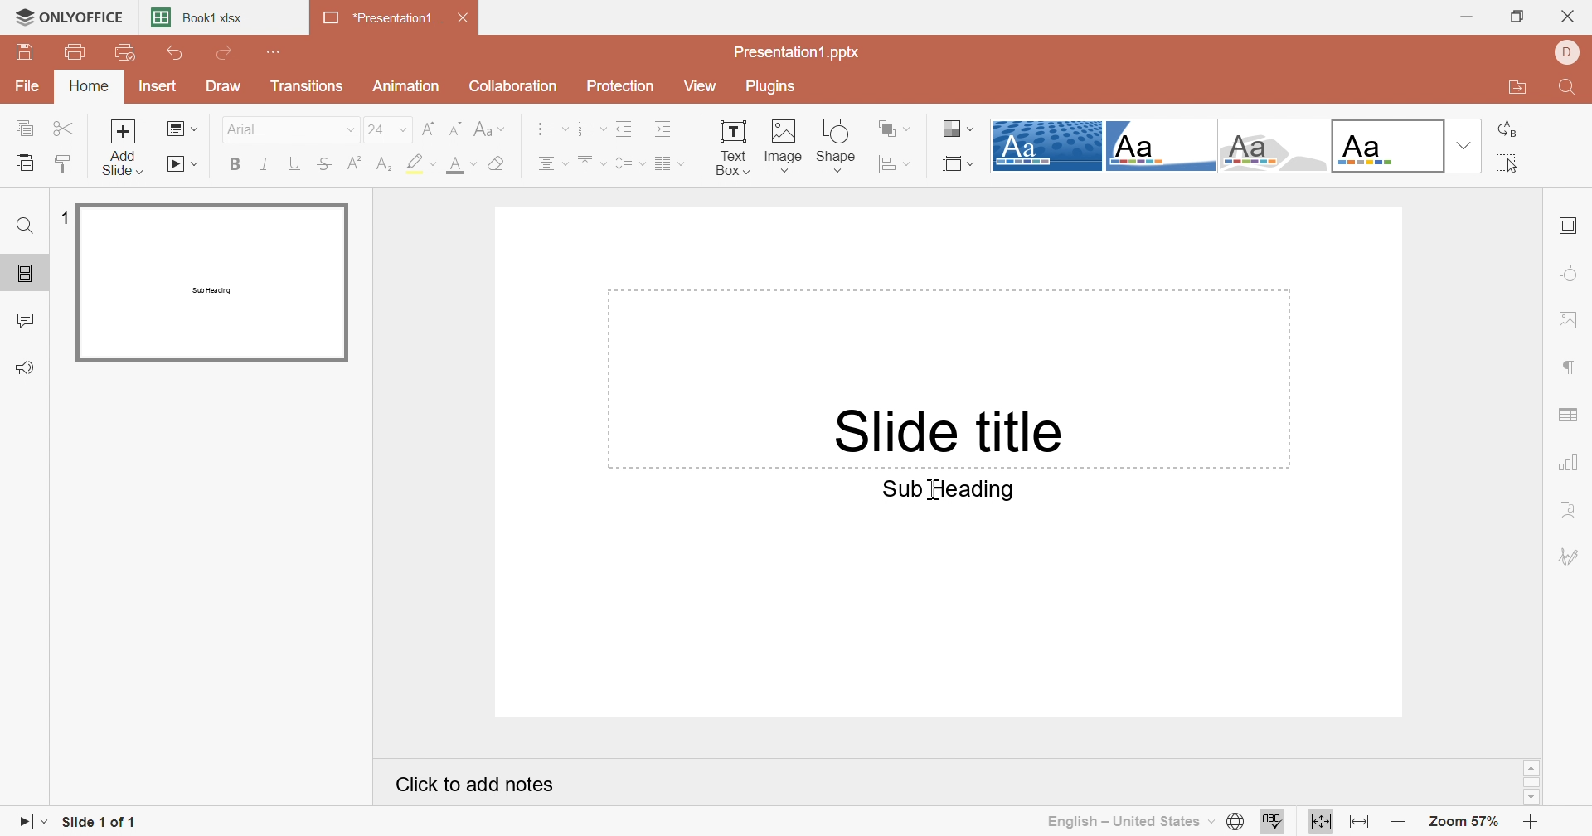 The height and width of the screenshot is (836, 1592). Describe the element at coordinates (1570, 226) in the screenshot. I see `Slide settings` at that location.